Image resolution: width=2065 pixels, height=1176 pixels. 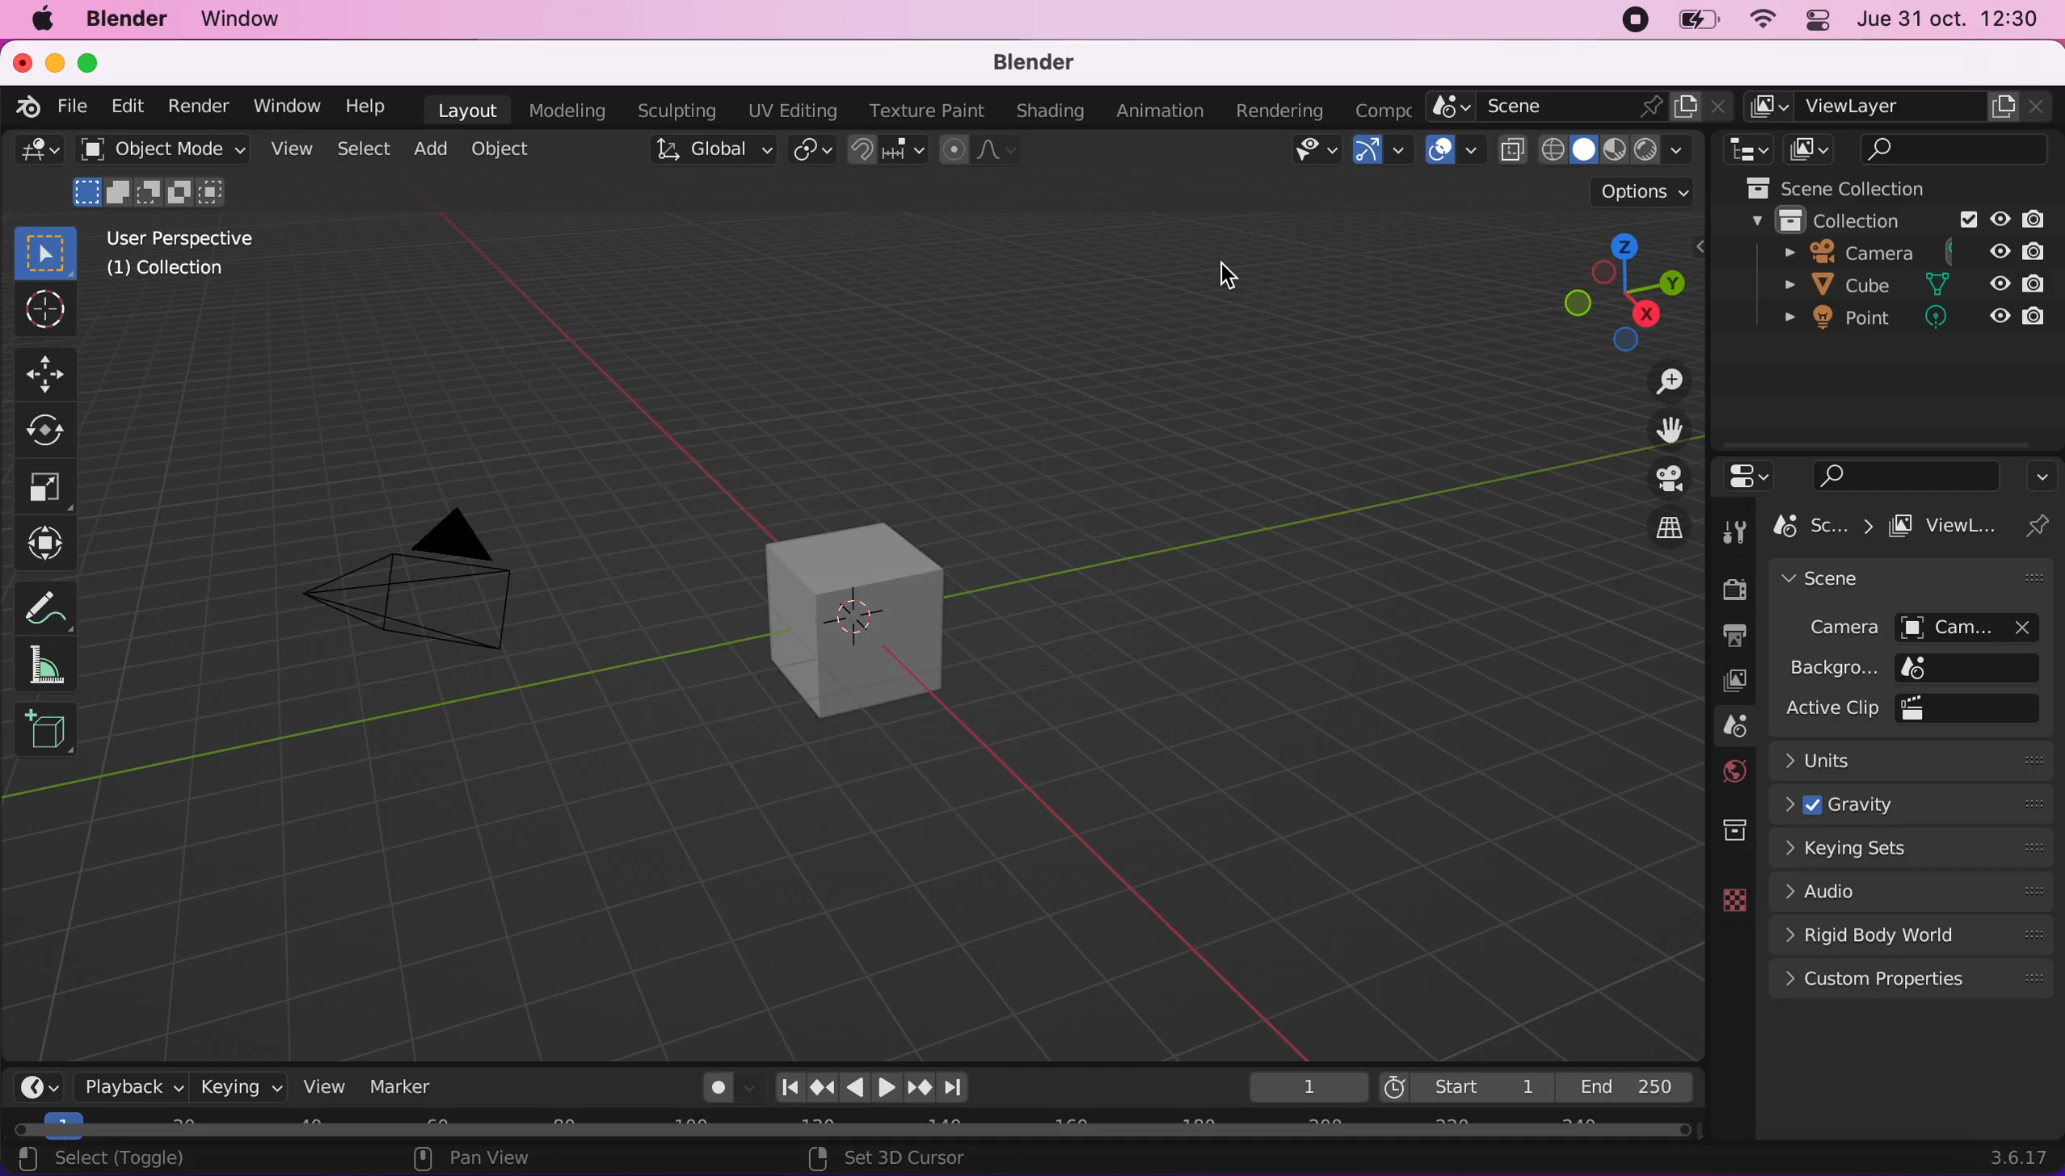 I want to click on shading, so click(x=1055, y=110).